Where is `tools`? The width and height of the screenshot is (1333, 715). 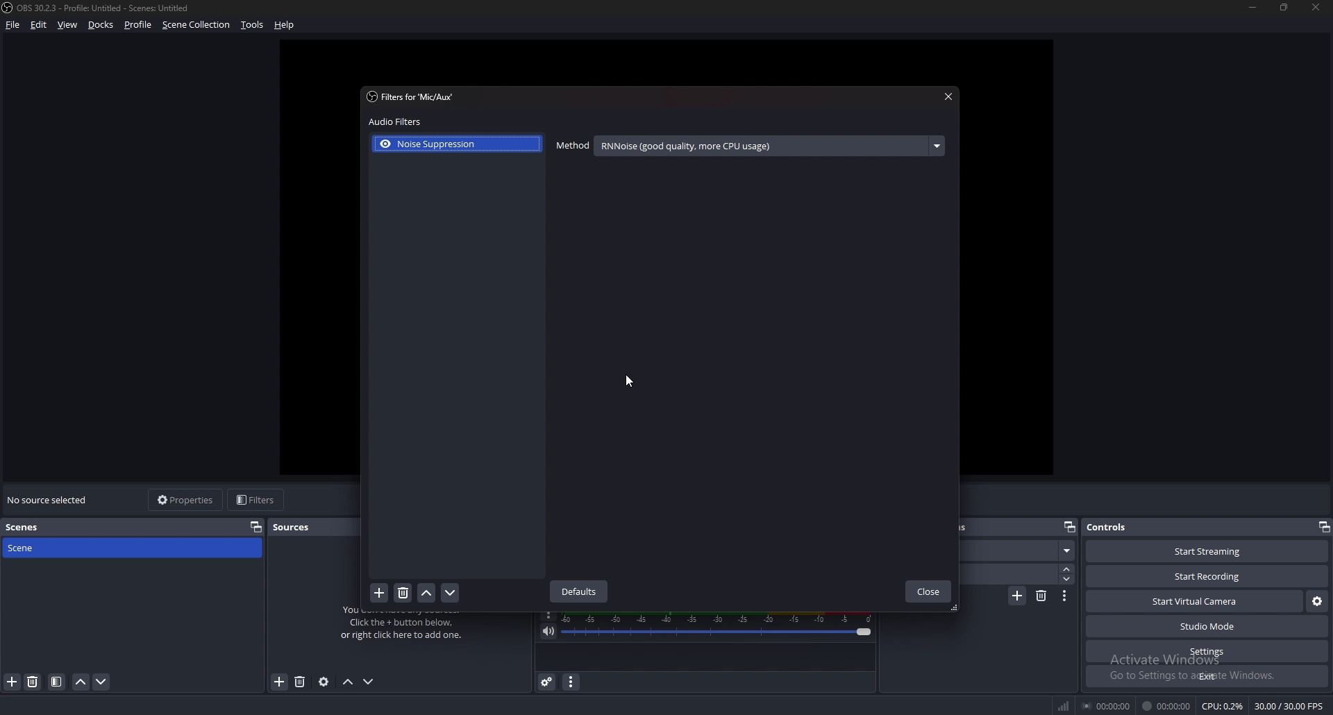 tools is located at coordinates (251, 25).